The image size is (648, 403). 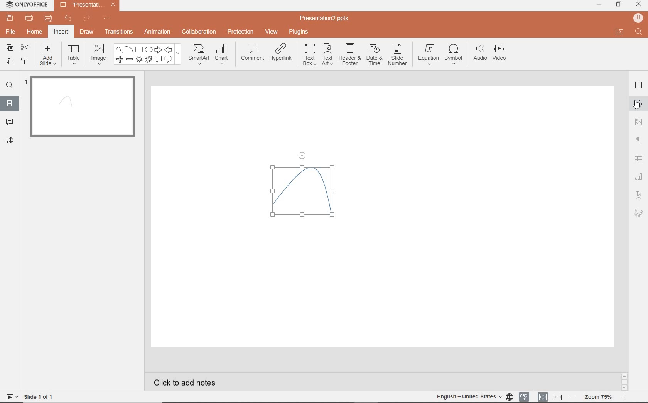 What do you see at coordinates (187, 383) in the screenshot?
I see `CLICK TO ADD NOTES` at bounding box center [187, 383].